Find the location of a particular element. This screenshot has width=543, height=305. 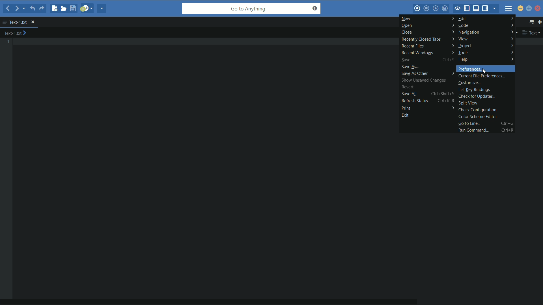

save as is located at coordinates (410, 66).